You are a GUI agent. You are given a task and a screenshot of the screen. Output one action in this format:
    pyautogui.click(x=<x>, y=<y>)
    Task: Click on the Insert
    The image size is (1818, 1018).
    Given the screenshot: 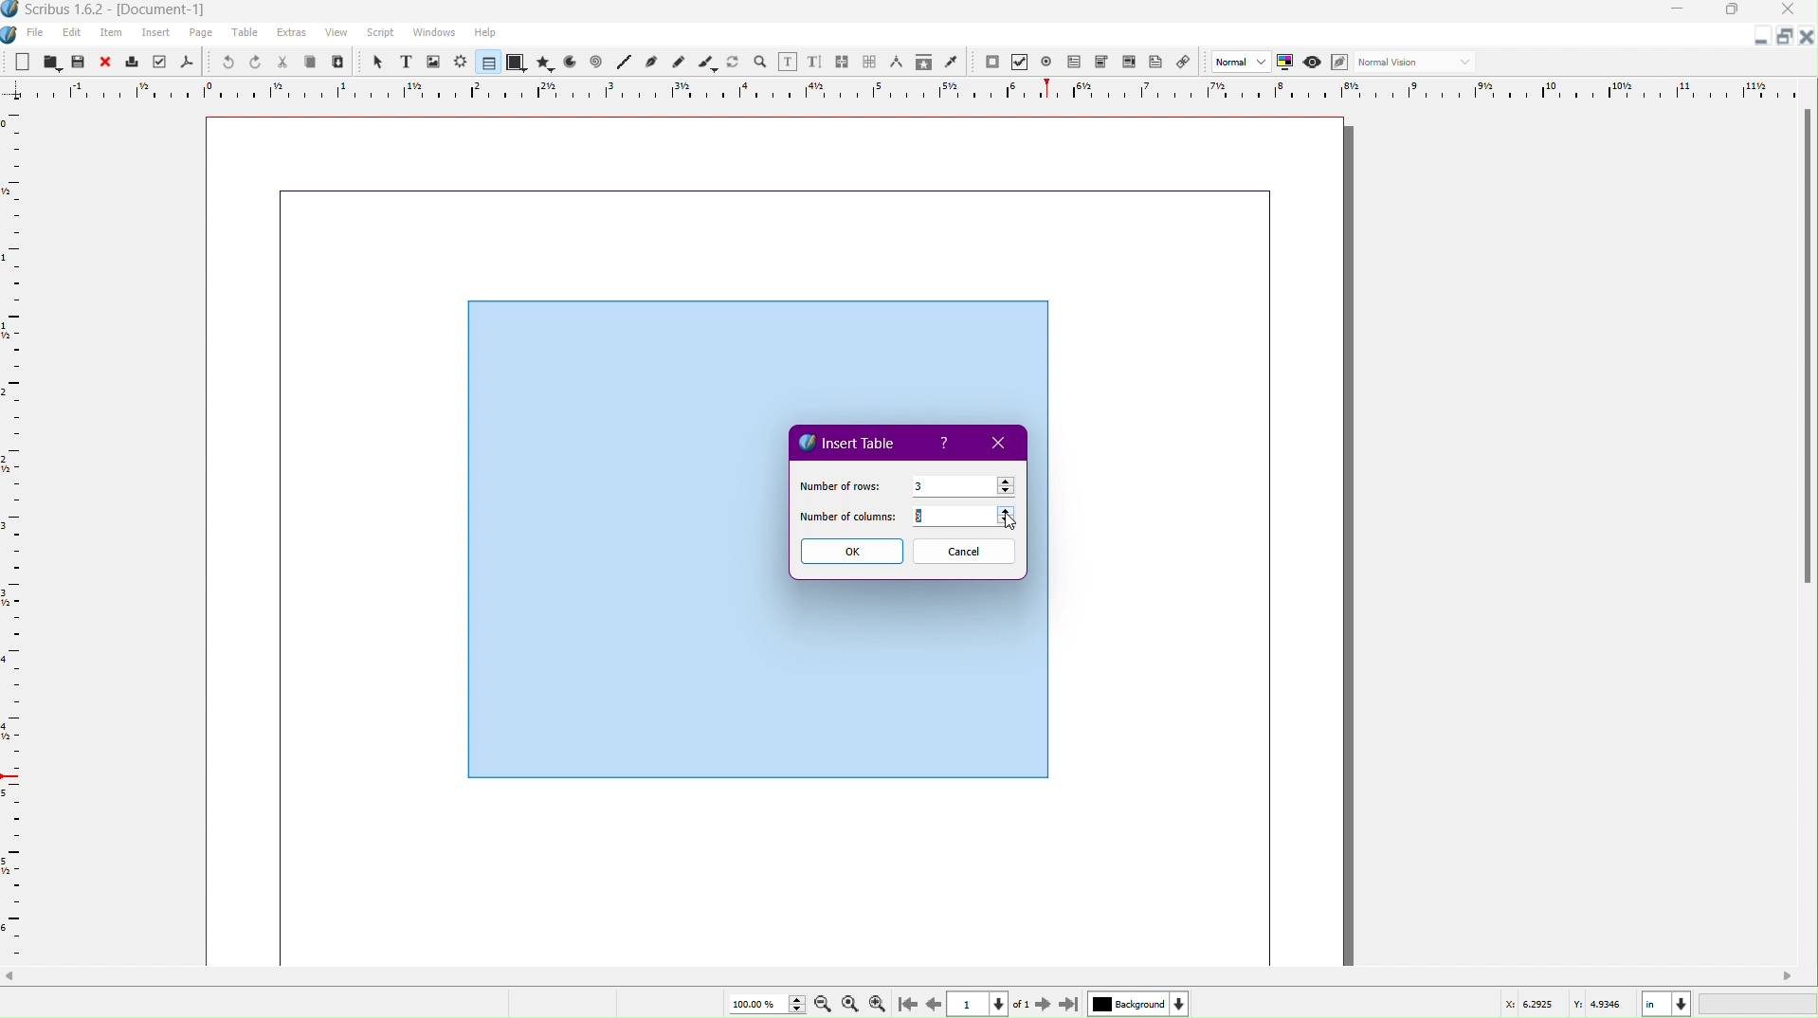 What is the action you would take?
    pyautogui.click(x=156, y=33)
    